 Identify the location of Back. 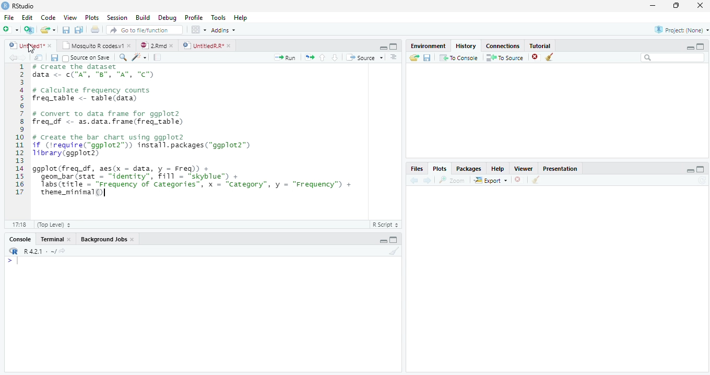
(12, 57).